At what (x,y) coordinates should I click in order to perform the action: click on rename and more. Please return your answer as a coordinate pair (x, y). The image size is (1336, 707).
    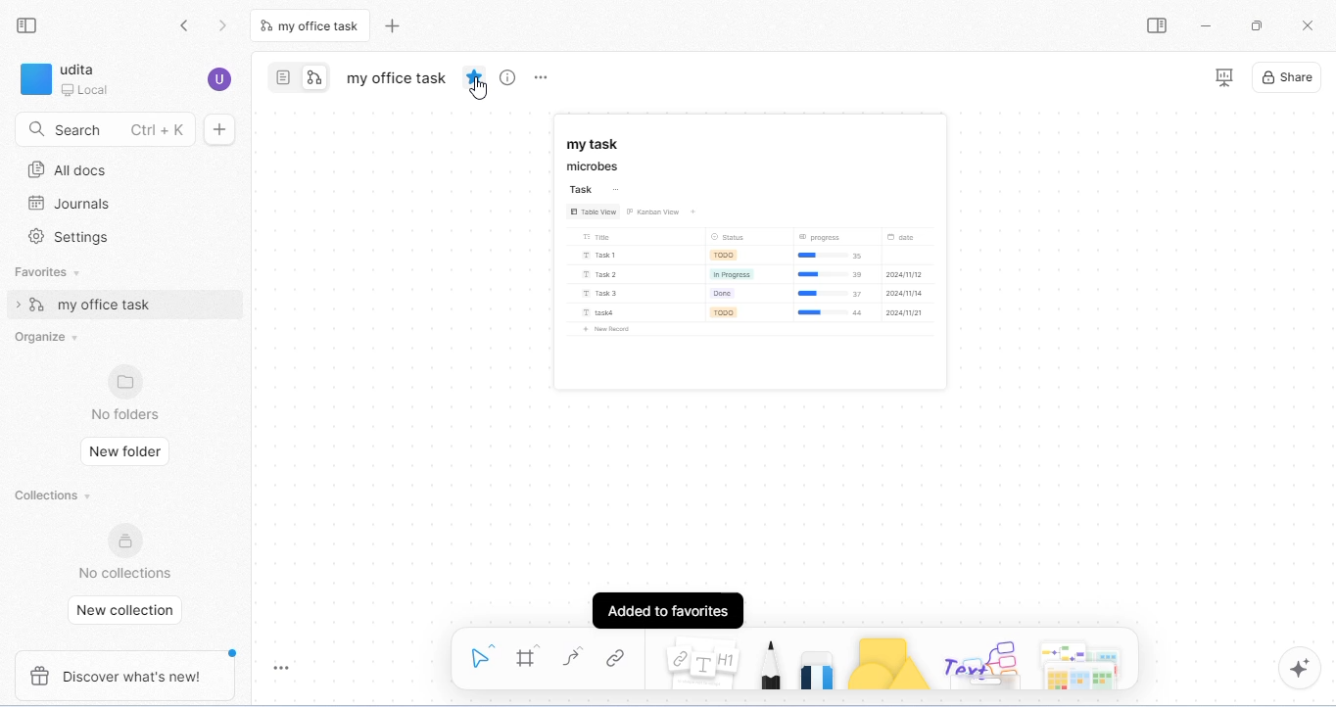
    Looking at the image, I should click on (542, 78).